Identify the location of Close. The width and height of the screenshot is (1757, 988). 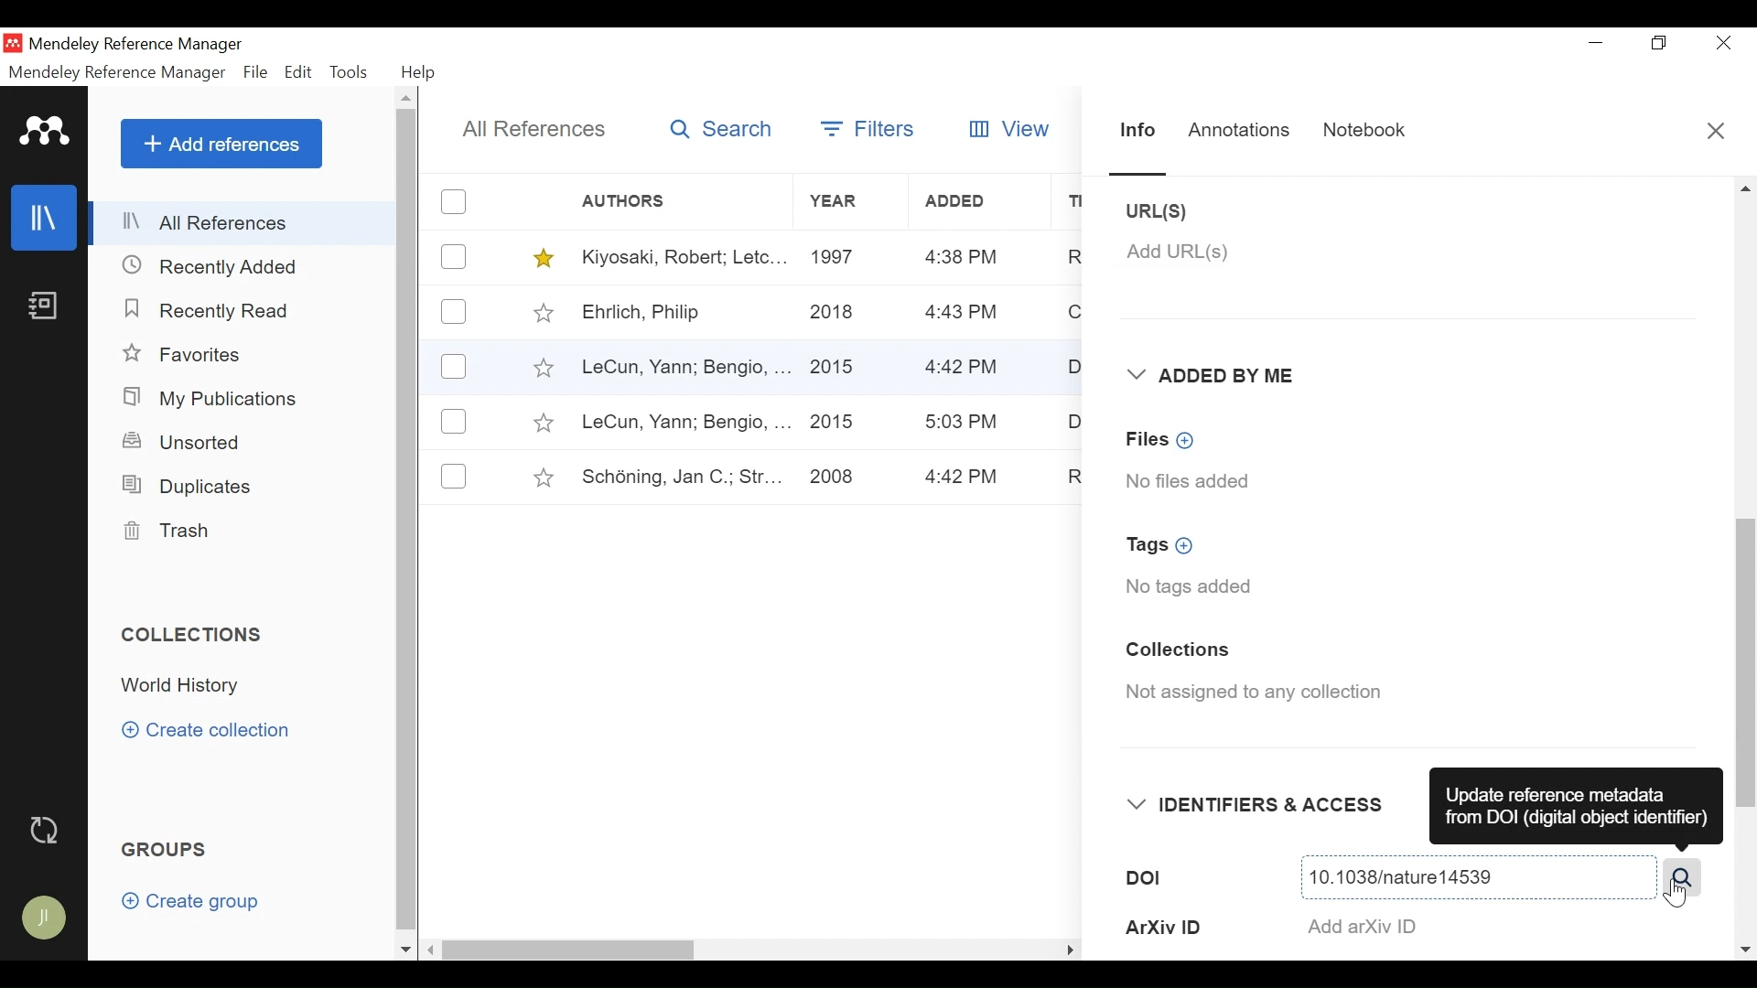
(1723, 44).